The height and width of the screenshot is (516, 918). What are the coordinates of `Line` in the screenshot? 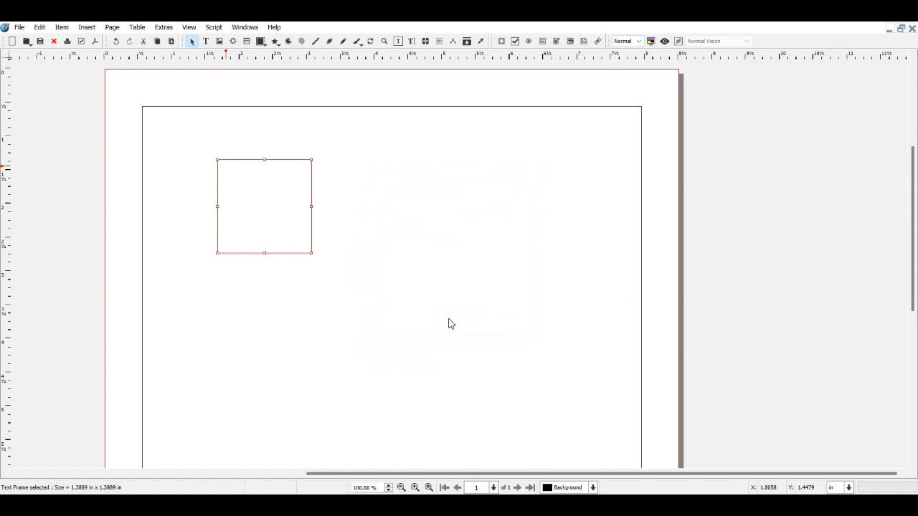 It's located at (316, 41).